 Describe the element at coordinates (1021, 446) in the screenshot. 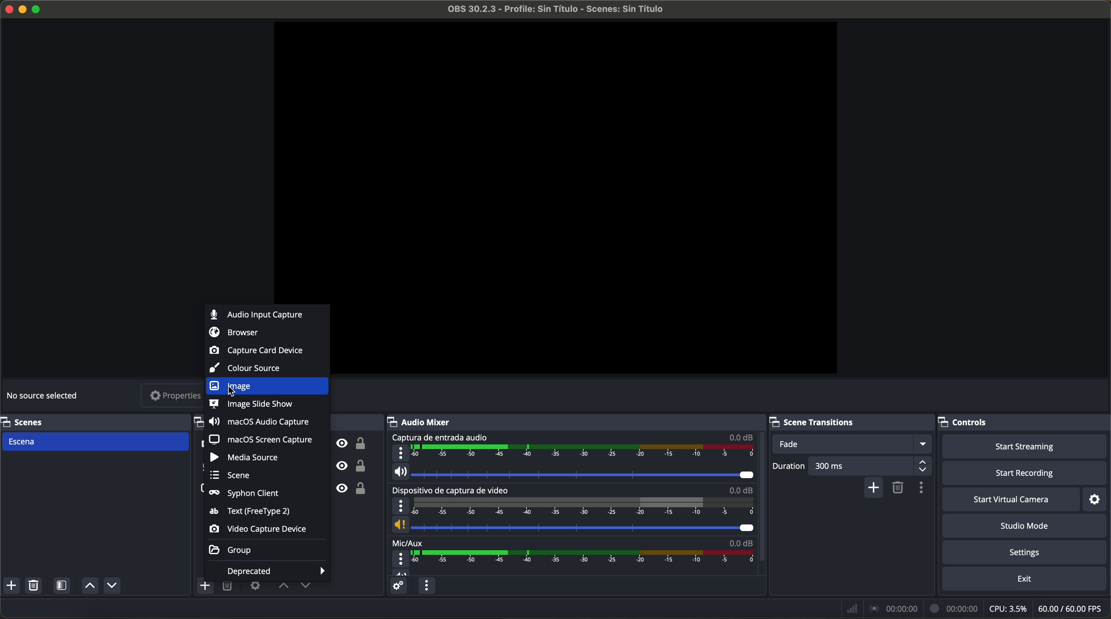

I see `start streaming` at that location.